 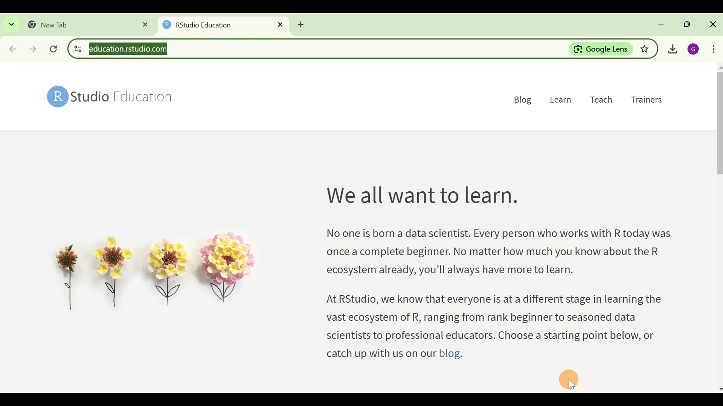 I want to click on Close, so click(x=712, y=24).